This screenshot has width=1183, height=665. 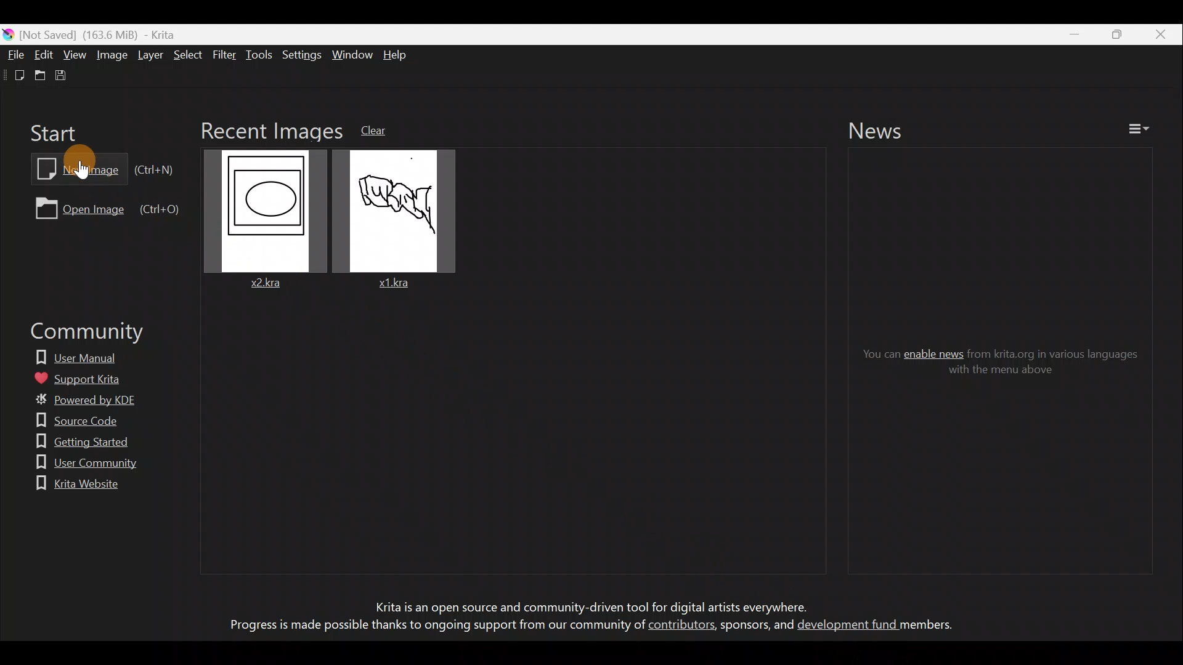 I want to click on Image, so click(x=112, y=57).